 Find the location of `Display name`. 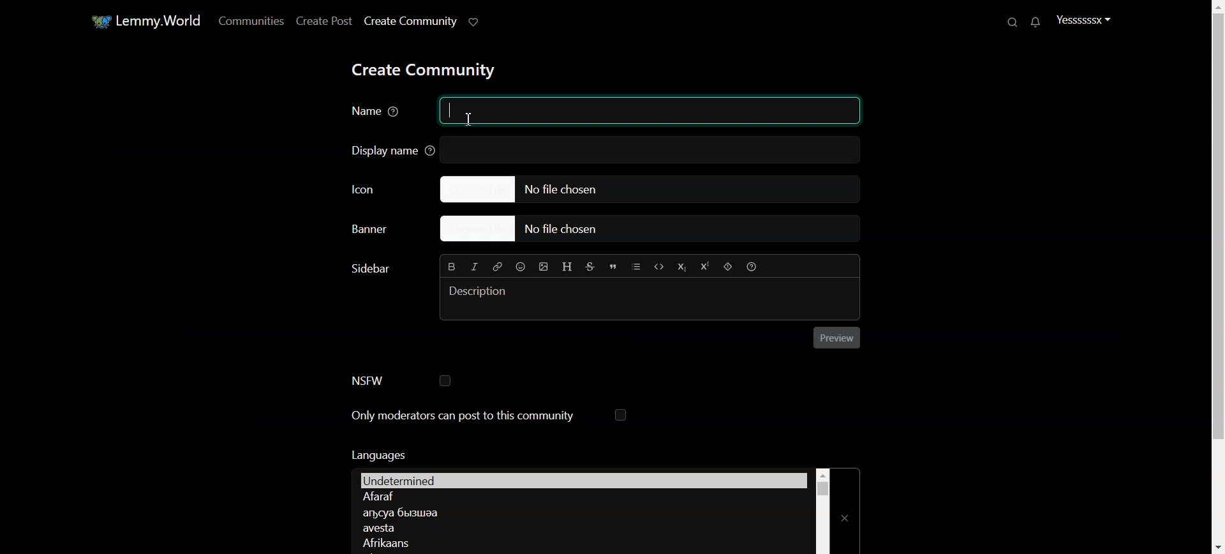

Display name is located at coordinates (387, 150).